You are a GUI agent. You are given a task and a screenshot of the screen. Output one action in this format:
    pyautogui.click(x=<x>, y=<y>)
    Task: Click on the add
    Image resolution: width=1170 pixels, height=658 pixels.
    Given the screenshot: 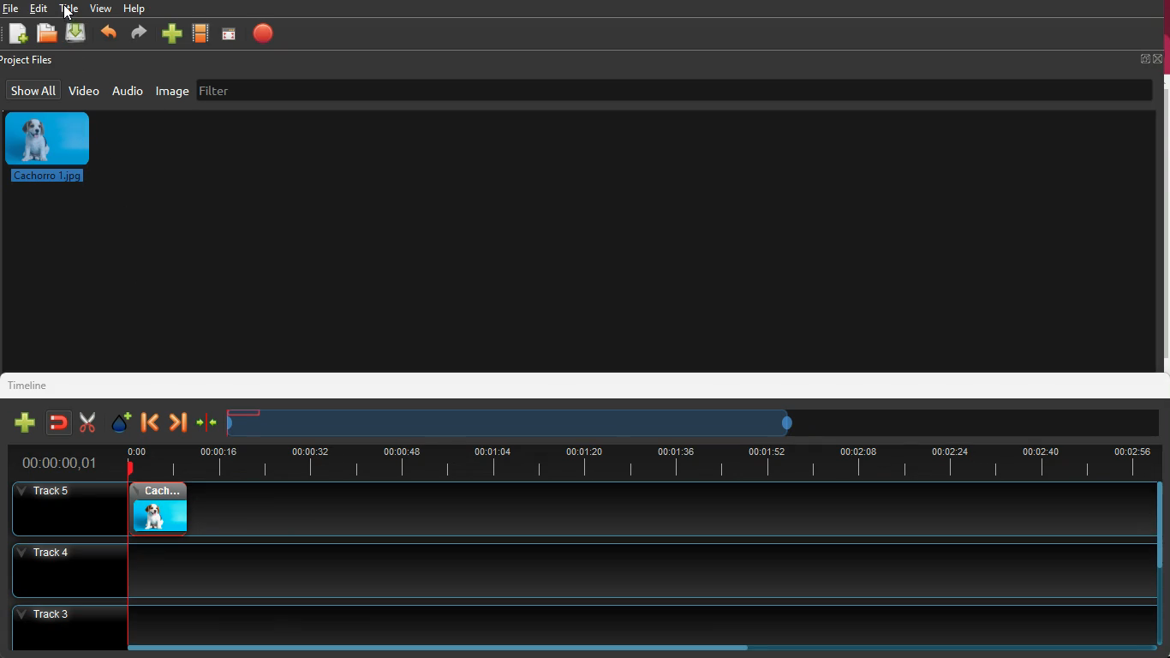 What is the action you would take?
    pyautogui.click(x=17, y=35)
    